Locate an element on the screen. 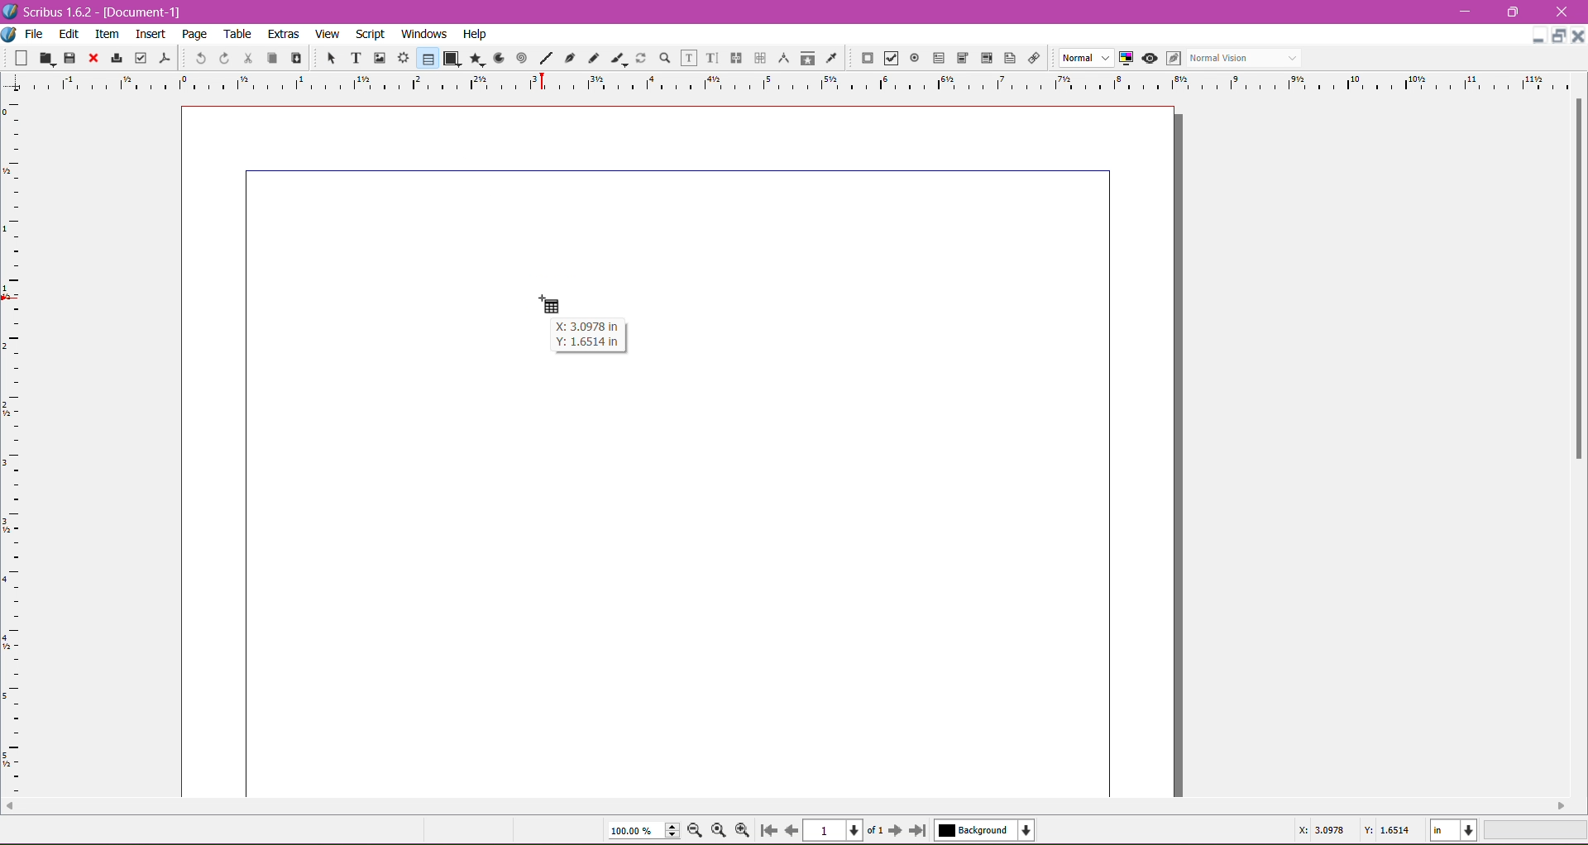  Preview Mode is located at coordinates (1149, 58).